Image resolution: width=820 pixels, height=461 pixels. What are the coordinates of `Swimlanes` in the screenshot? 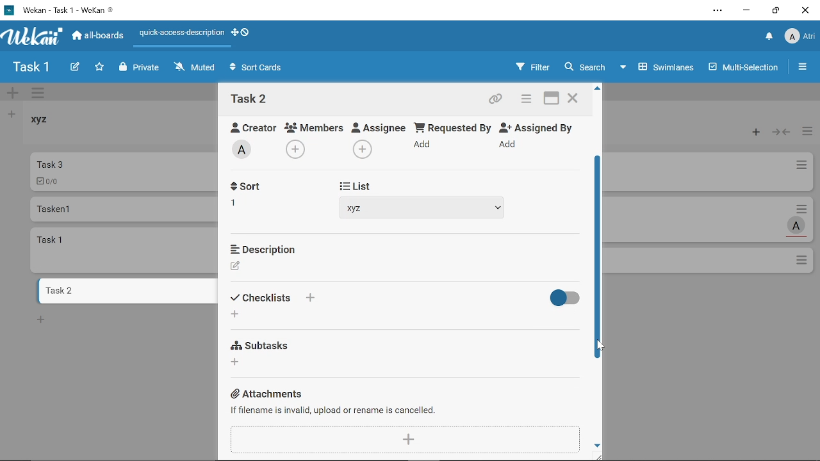 It's located at (659, 66).